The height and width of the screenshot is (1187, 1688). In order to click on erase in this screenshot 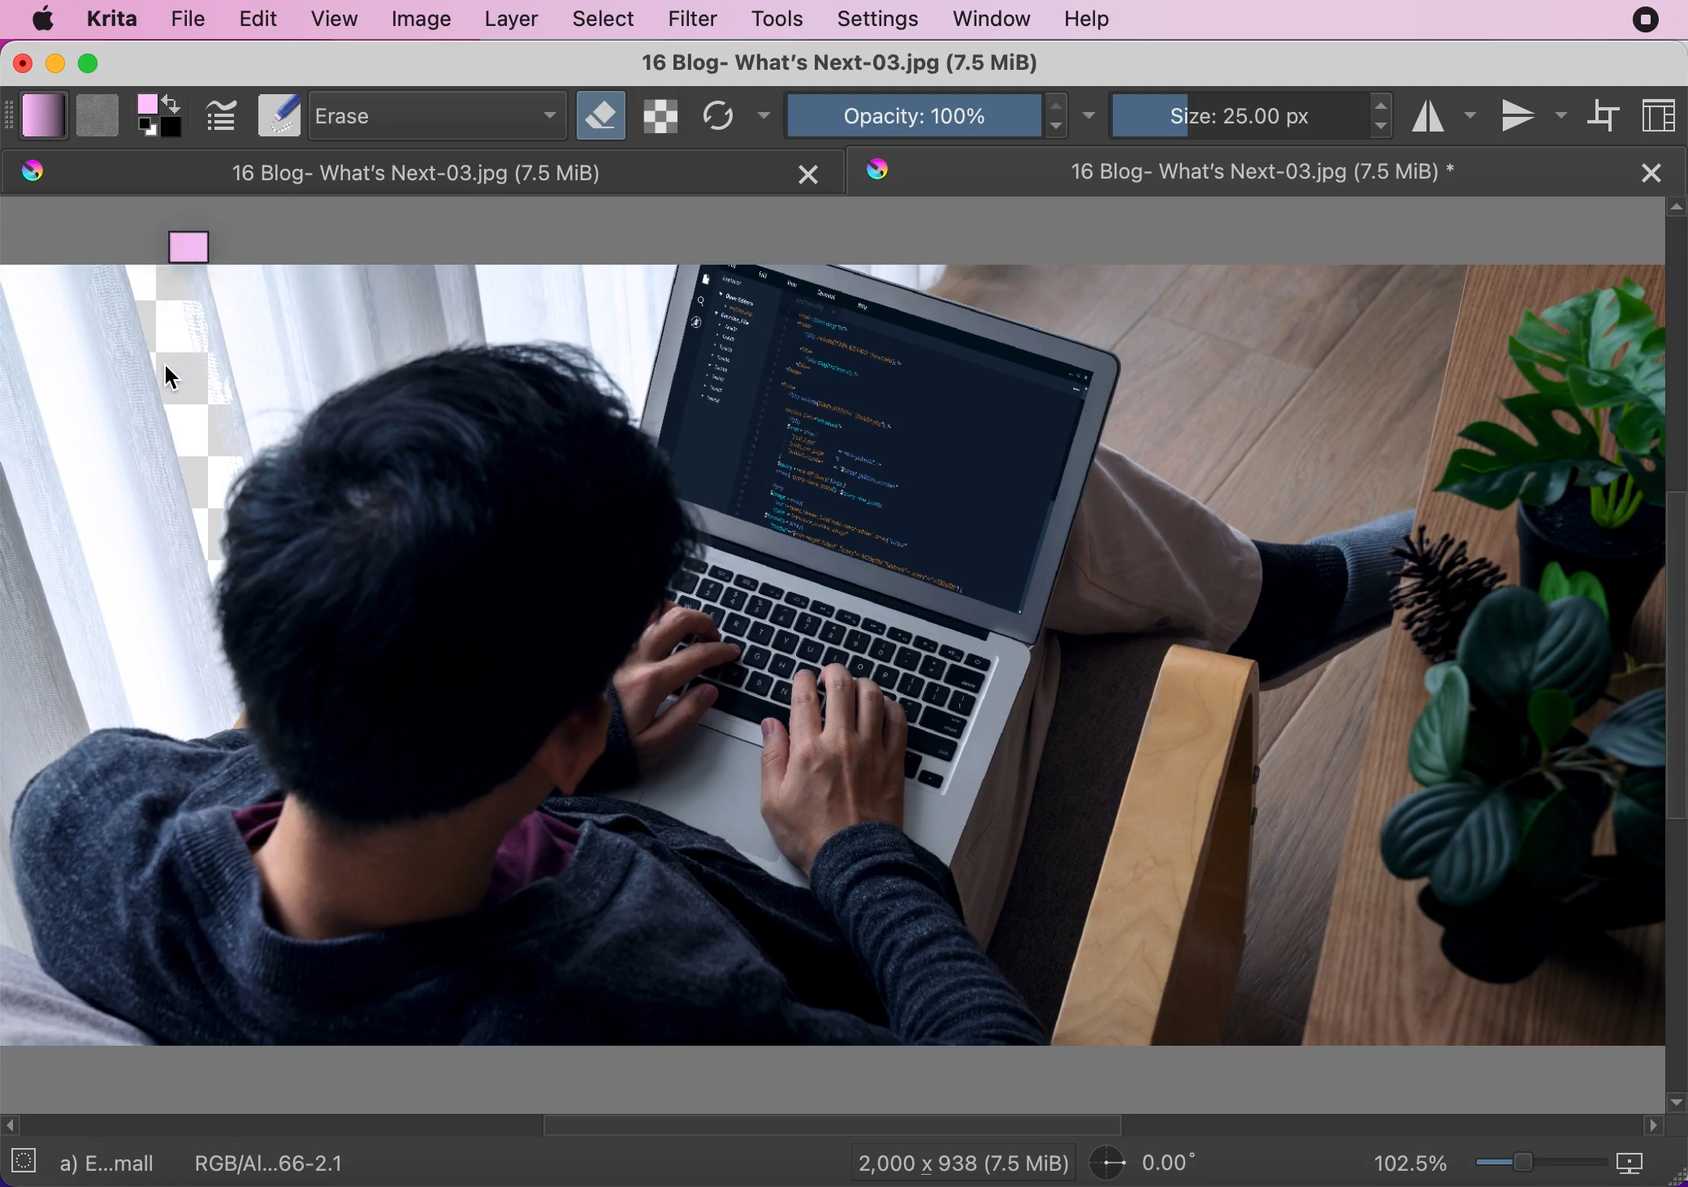, I will do `click(435, 114)`.